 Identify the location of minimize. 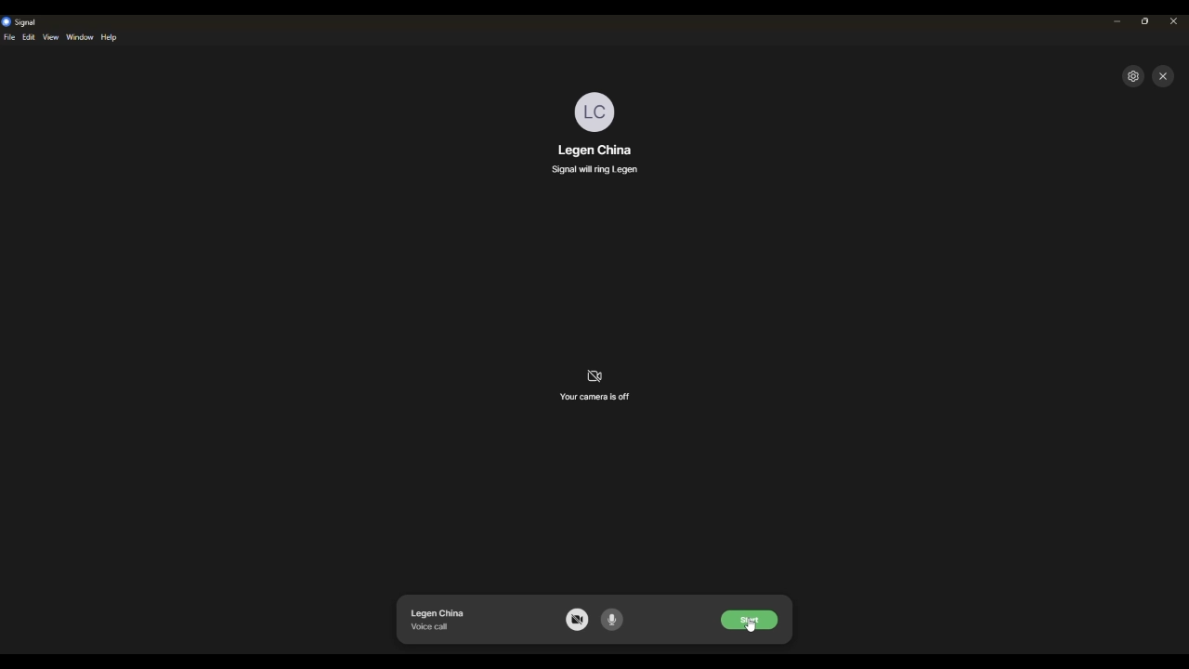
(1117, 21).